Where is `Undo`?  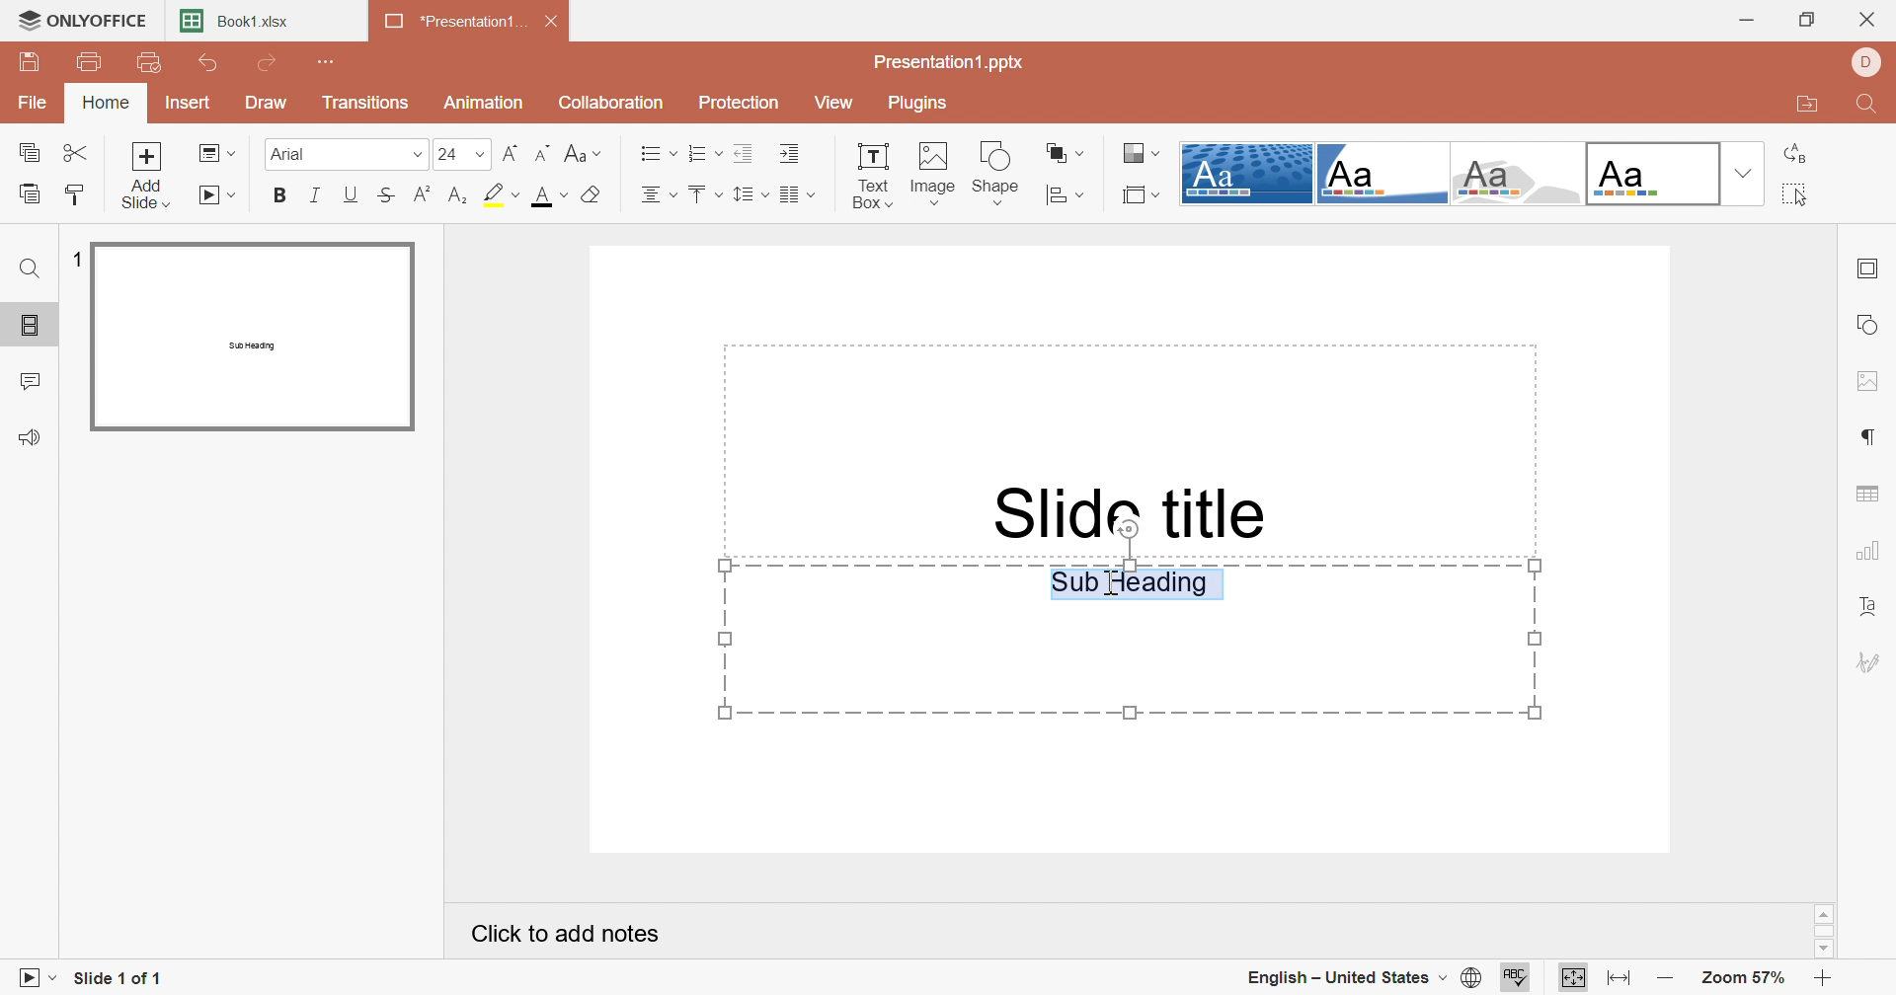 Undo is located at coordinates (212, 62).